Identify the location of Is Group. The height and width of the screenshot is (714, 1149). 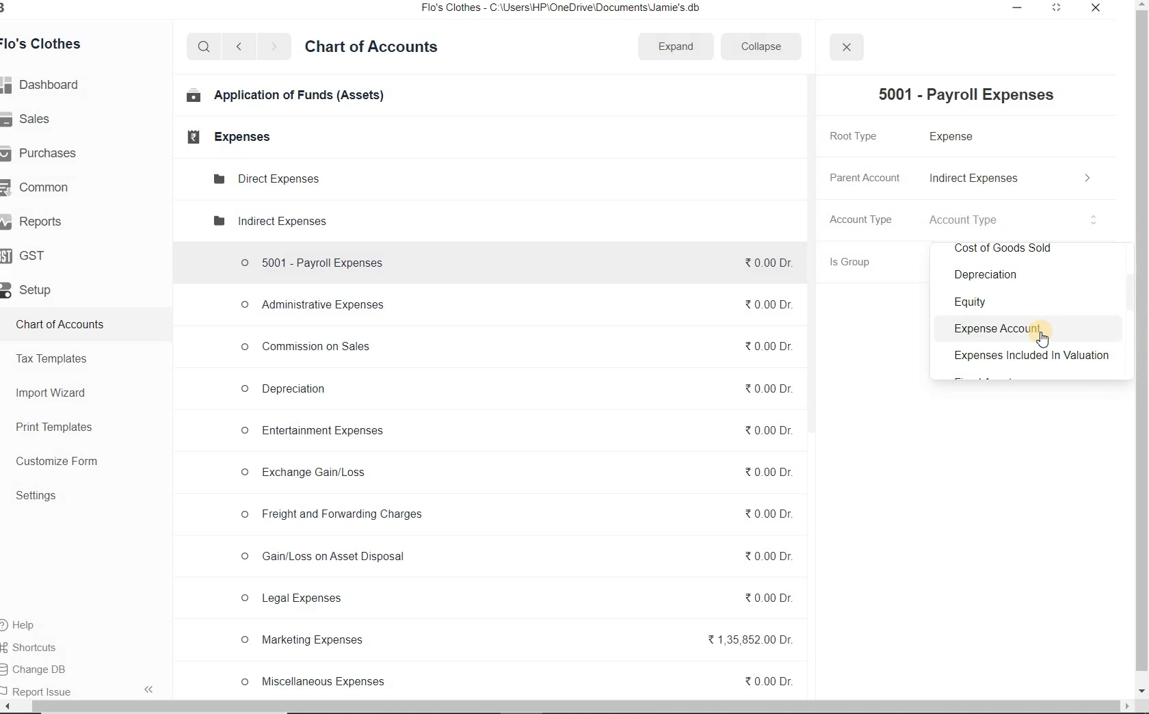
(861, 262).